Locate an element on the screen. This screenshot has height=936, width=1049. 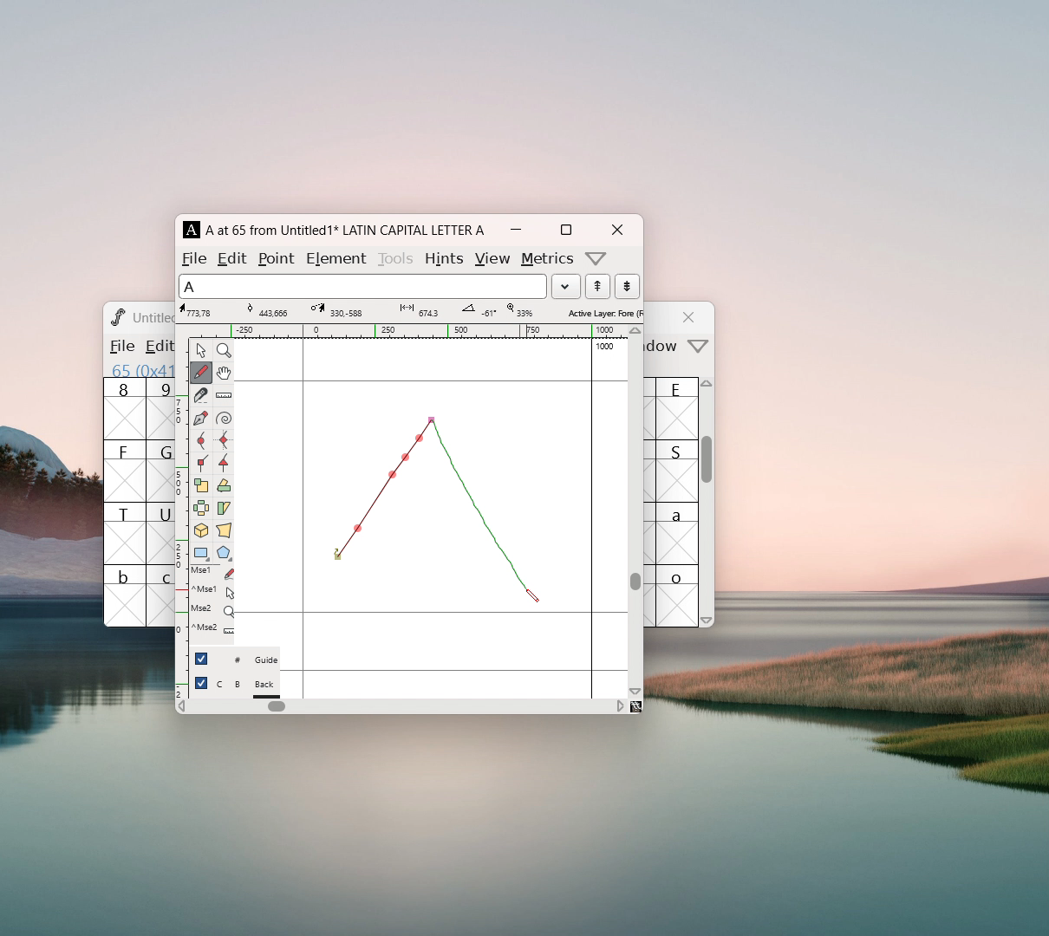
pointer is located at coordinates (201, 350).